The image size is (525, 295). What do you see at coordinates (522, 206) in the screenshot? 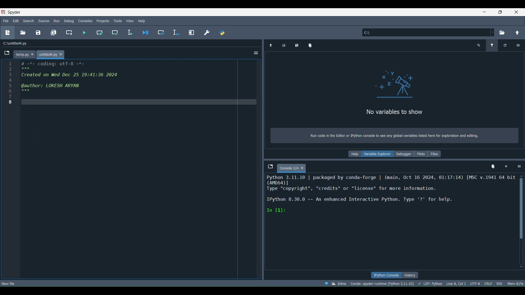
I see `Scrollbar` at bounding box center [522, 206].